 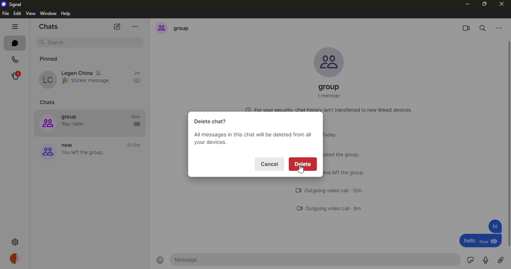 What do you see at coordinates (58, 42) in the screenshot?
I see `search` at bounding box center [58, 42].